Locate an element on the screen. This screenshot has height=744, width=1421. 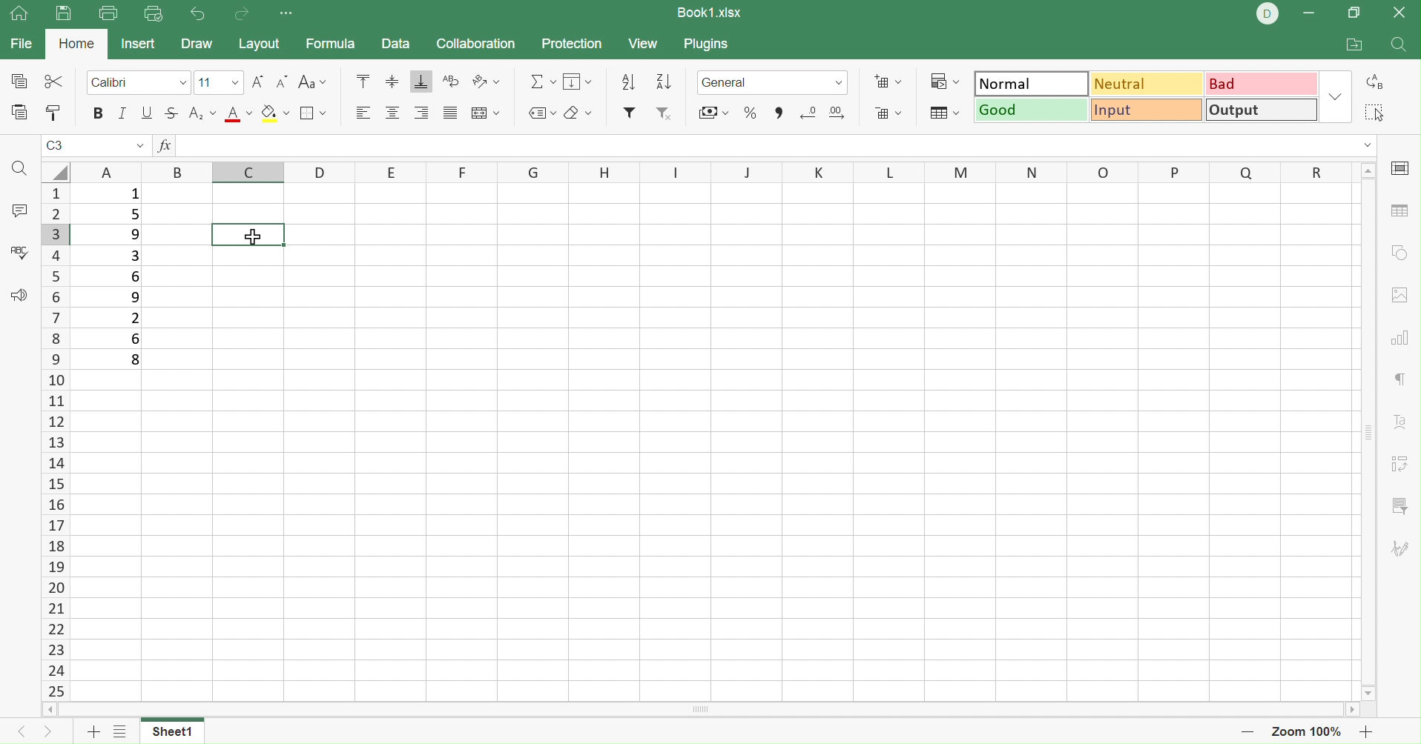
fx is located at coordinates (162, 146).